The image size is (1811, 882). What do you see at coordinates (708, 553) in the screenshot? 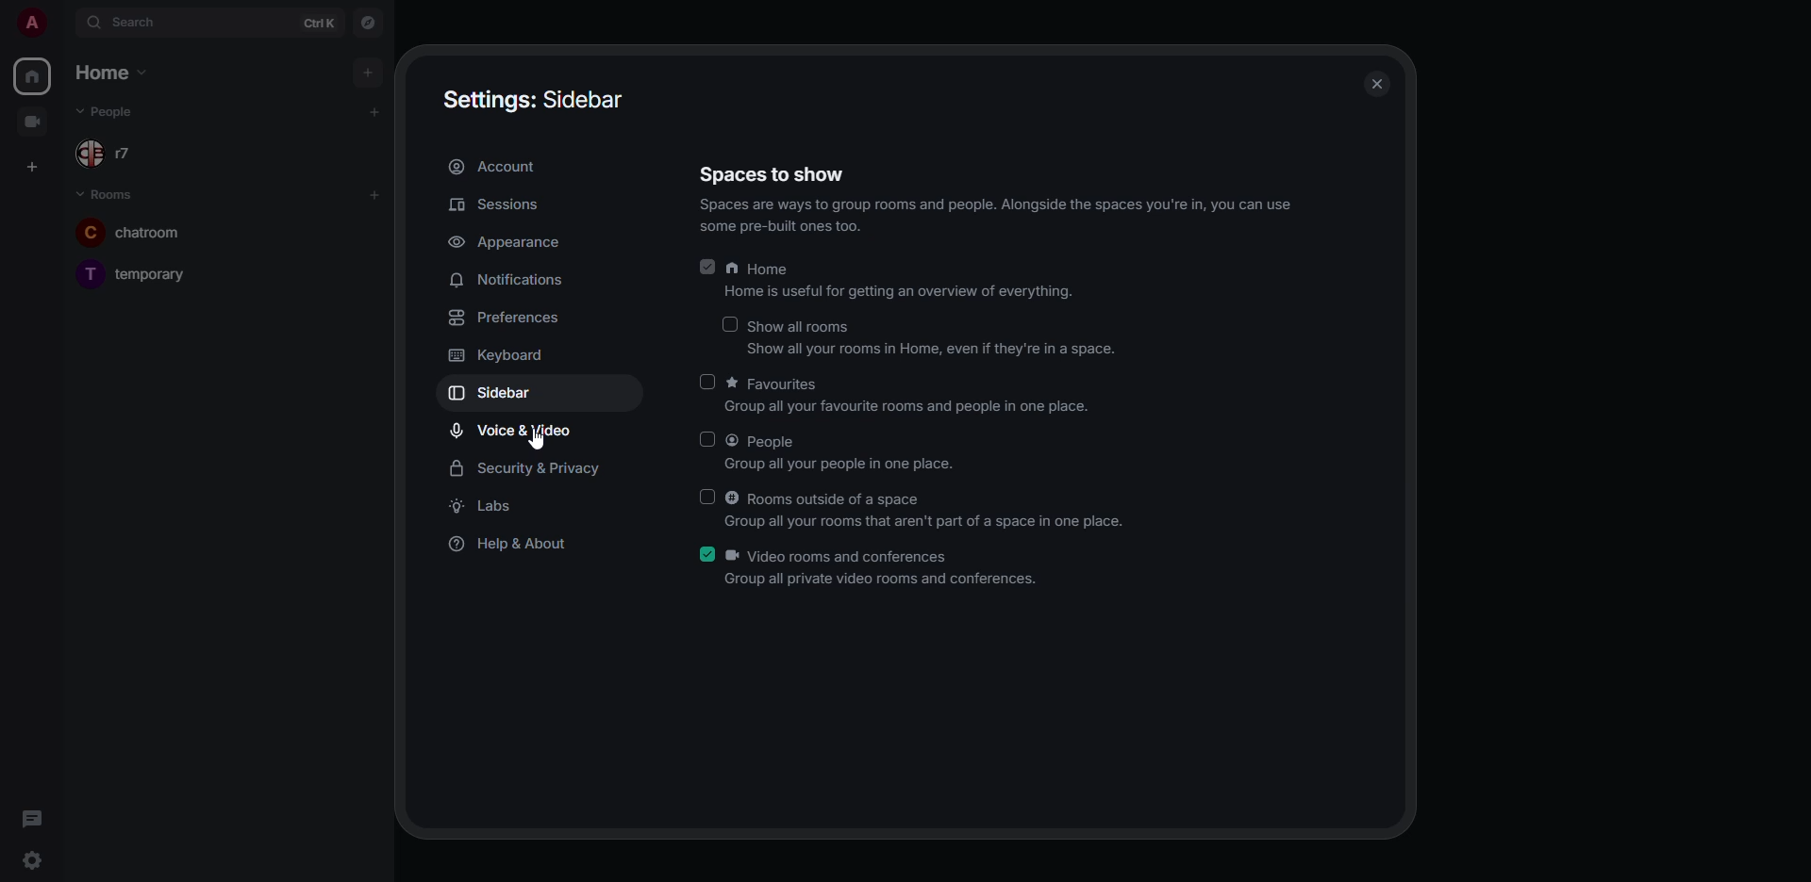
I see `enabled` at bounding box center [708, 553].